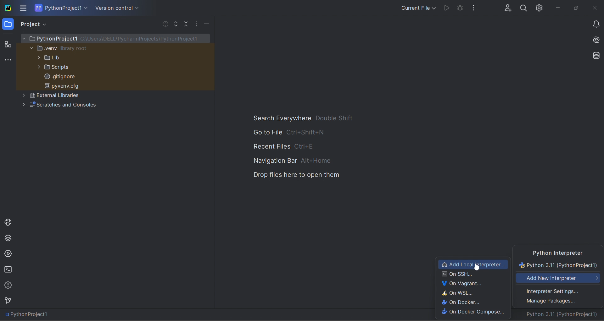 The image size is (604, 321). Describe the element at coordinates (62, 8) in the screenshot. I see `current project` at that location.